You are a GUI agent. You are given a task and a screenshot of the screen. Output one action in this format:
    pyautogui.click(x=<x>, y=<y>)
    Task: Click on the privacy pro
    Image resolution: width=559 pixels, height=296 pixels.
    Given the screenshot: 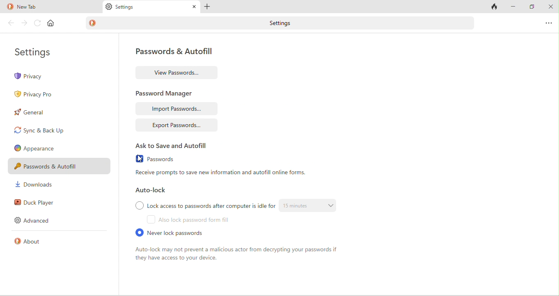 What is the action you would take?
    pyautogui.click(x=35, y=93)
    